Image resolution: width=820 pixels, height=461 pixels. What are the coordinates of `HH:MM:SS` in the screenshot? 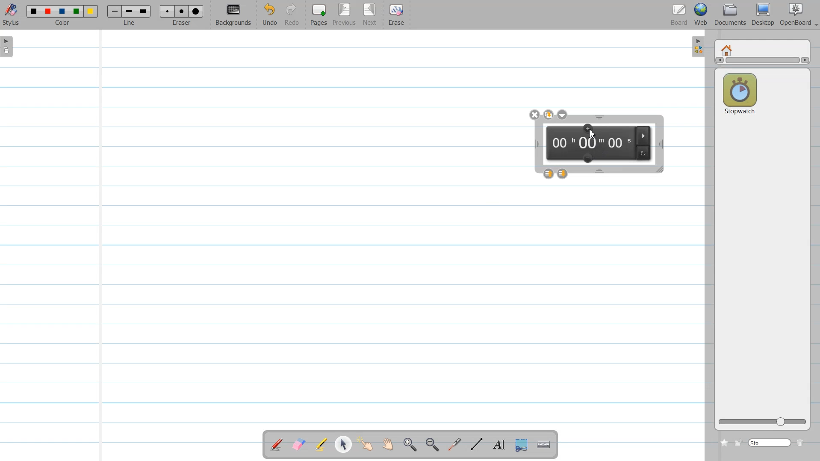 It's located at (591, 143).